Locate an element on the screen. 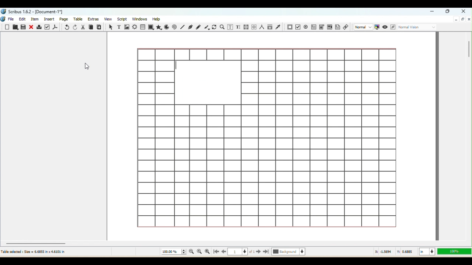 This screenshot has width=472, height=265. Copy is located at coordinates (91, 27).